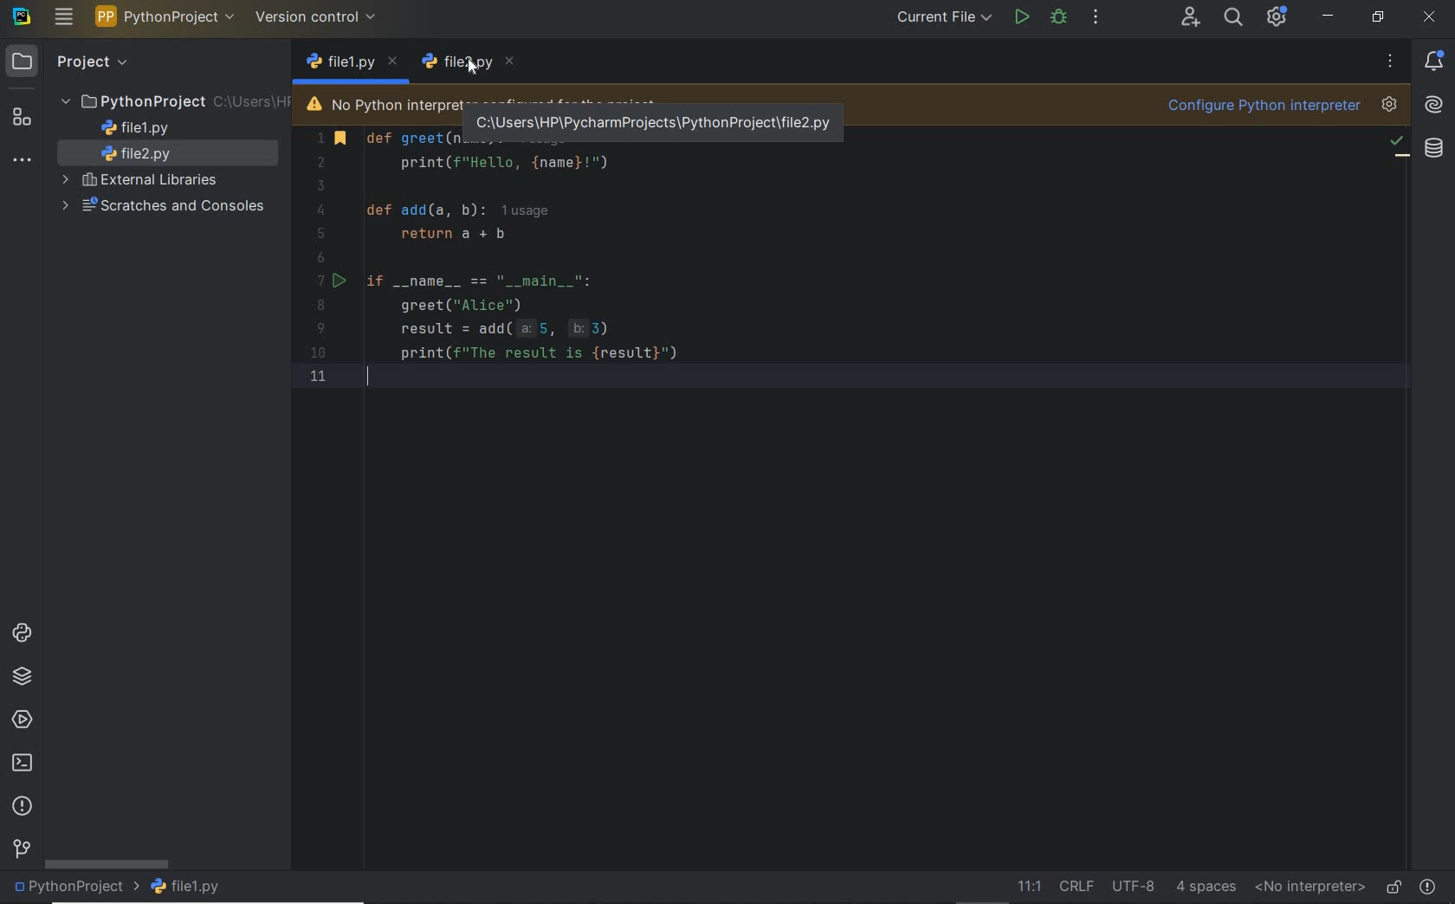 The height and width of the screenshot is (904, 1455). I want to click on minimize, so click(1328, 16).